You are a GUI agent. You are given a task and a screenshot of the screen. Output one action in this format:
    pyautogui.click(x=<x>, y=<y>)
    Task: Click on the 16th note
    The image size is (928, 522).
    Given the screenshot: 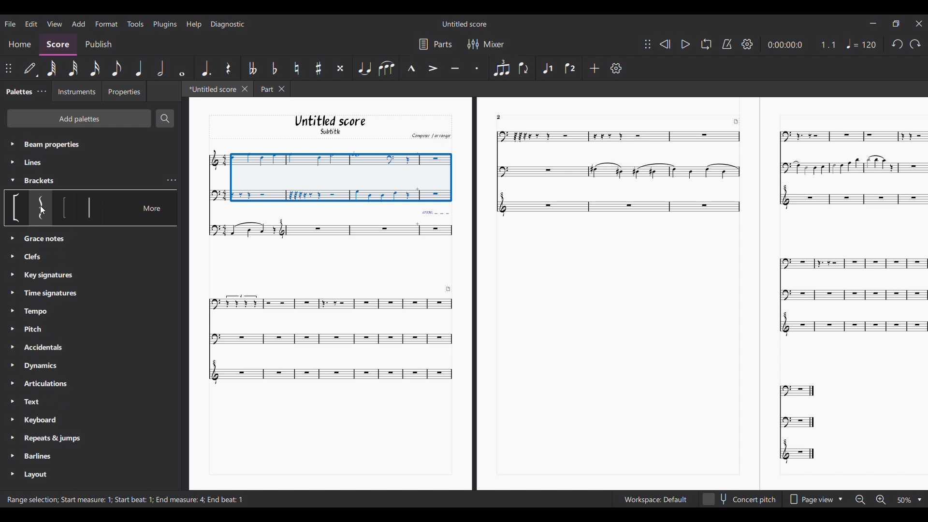 What is the action you would take?
    pyautogui.click(x=95, y=69)
    